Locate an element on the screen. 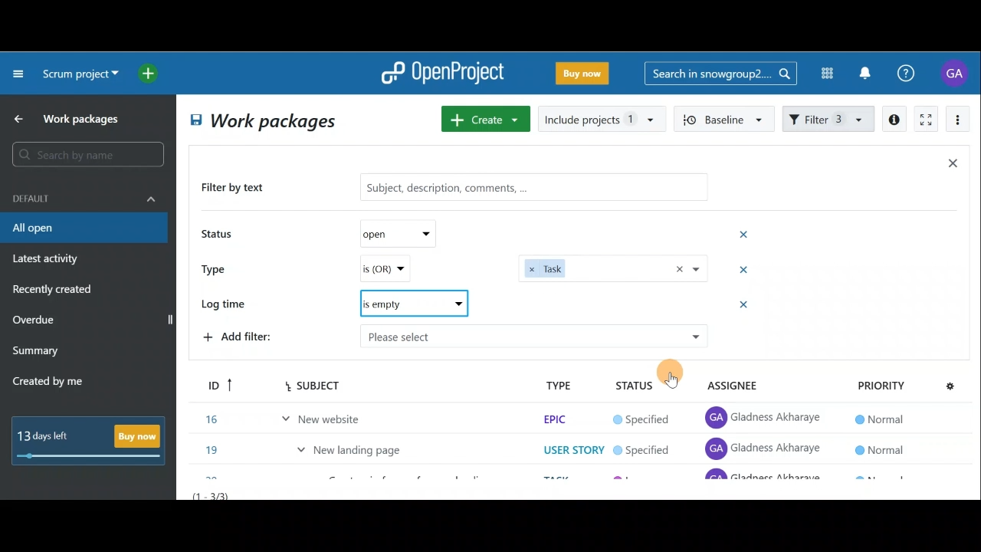 The width and height of the screenshot is (981, 552). add filtert is located at coordinates (253, 335).